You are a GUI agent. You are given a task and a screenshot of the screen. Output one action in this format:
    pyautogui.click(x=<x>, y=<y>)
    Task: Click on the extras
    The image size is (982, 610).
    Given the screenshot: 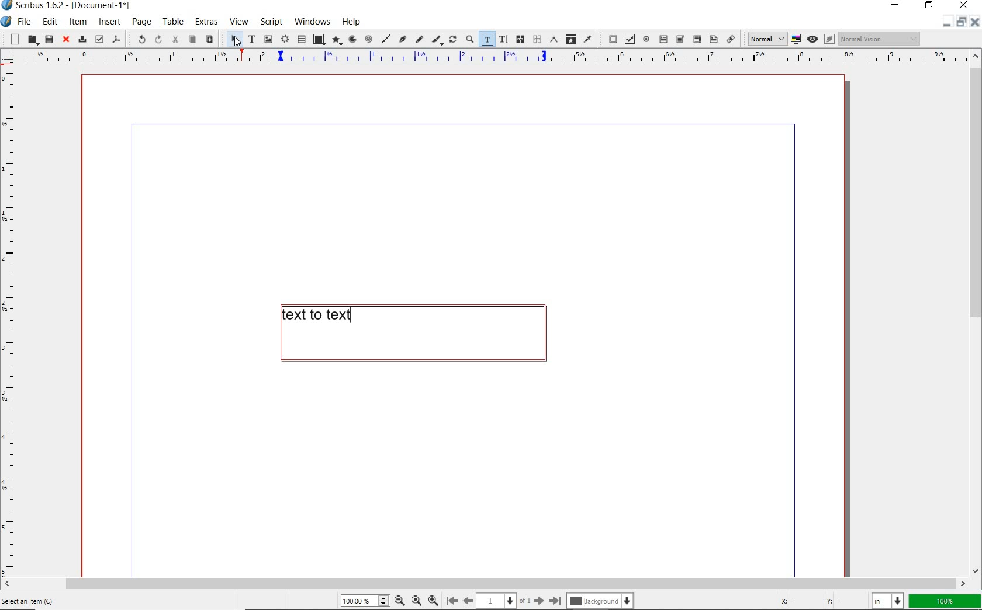 What is the action you would take?
    pyautogui.click(x=206, y=23)
    